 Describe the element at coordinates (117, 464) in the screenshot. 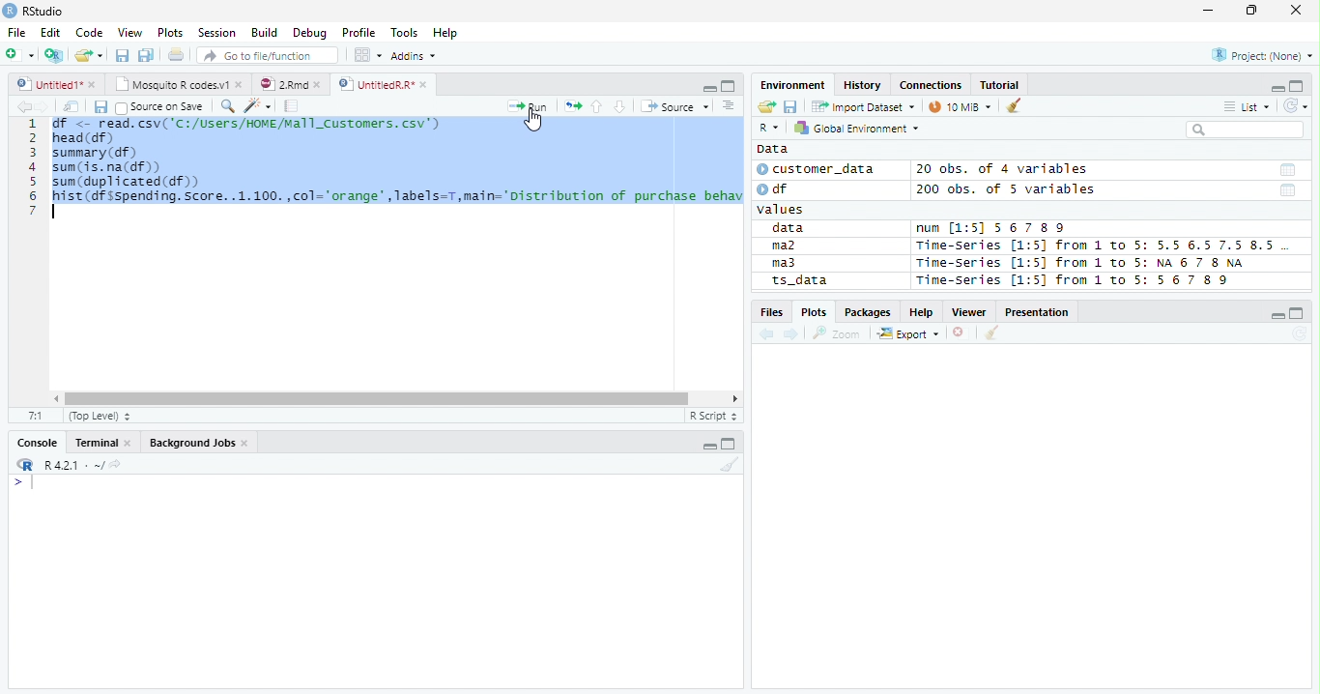

I see `View Current work directory` at that location.